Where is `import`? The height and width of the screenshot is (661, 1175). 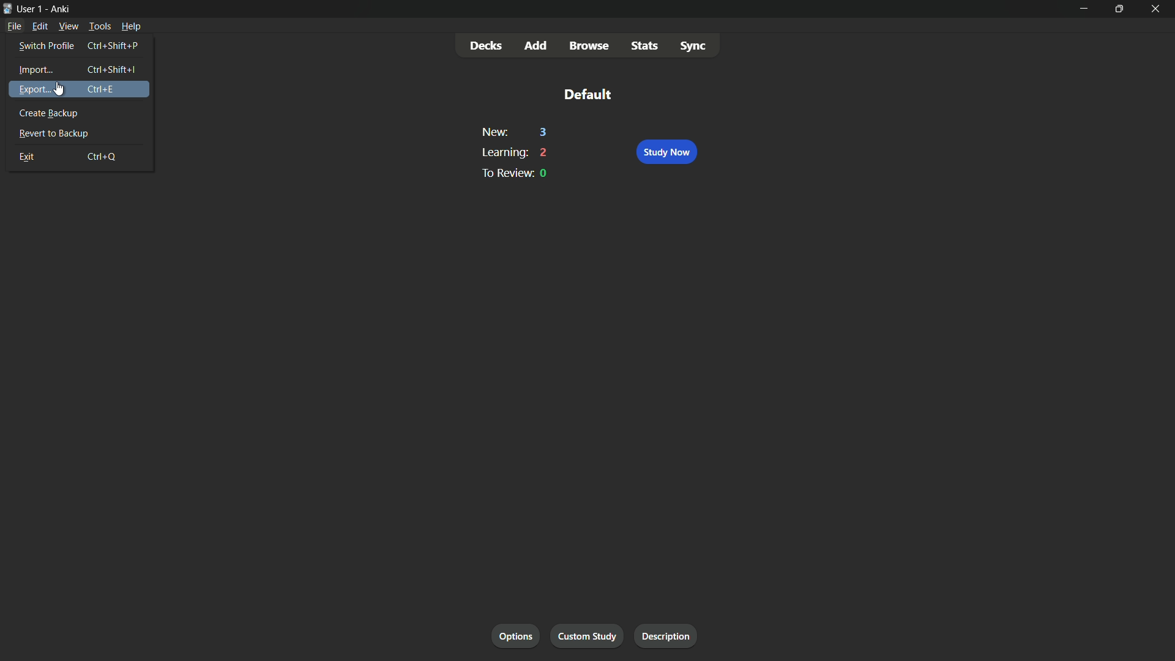
import is located at coordinates (32, 70).